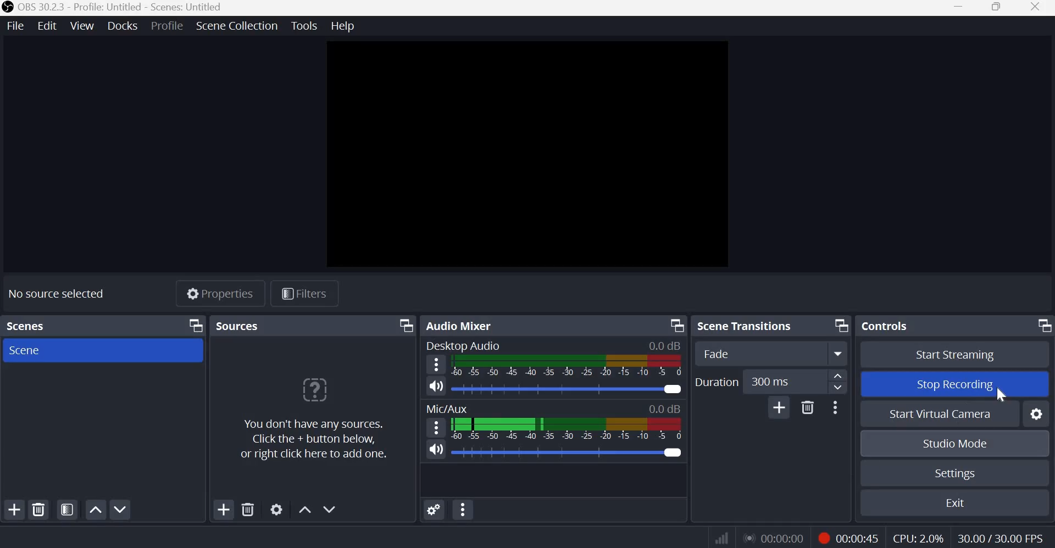 Image resolution: width=1055 pixels, height=548 pixels. Describe the element at coordinates (345, 26) in the screenshot. I see `Help` at that location.